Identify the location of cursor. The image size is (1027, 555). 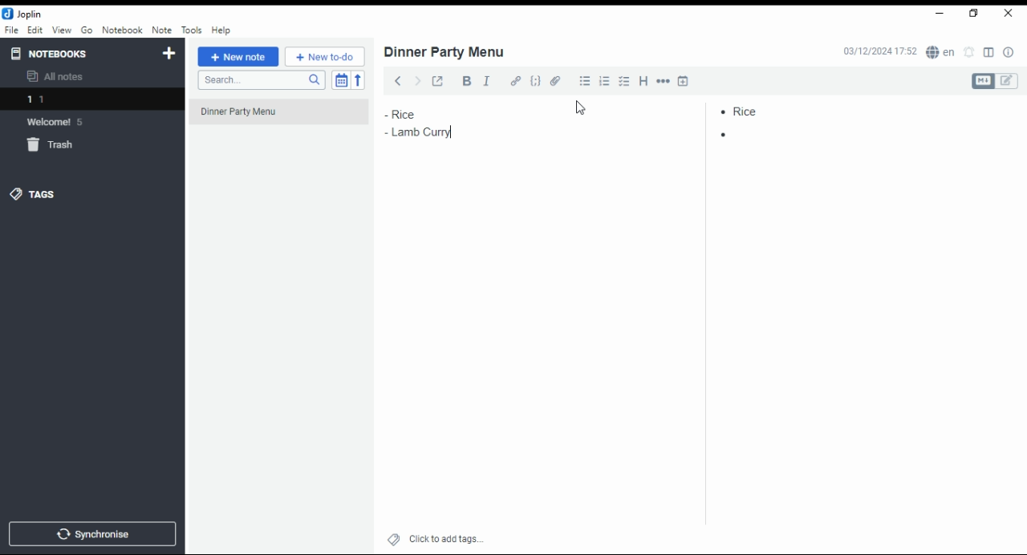
(583, 109).